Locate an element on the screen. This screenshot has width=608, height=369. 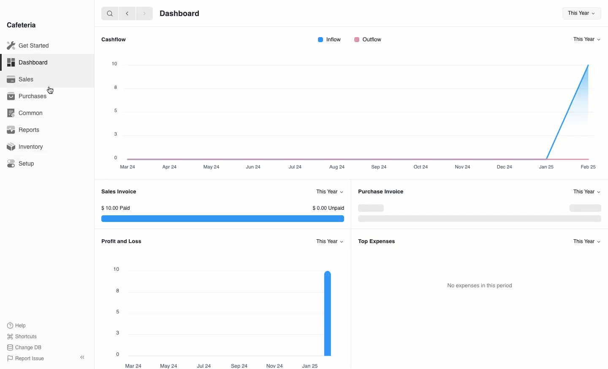
Purchases is located at coordinates (29, 96).